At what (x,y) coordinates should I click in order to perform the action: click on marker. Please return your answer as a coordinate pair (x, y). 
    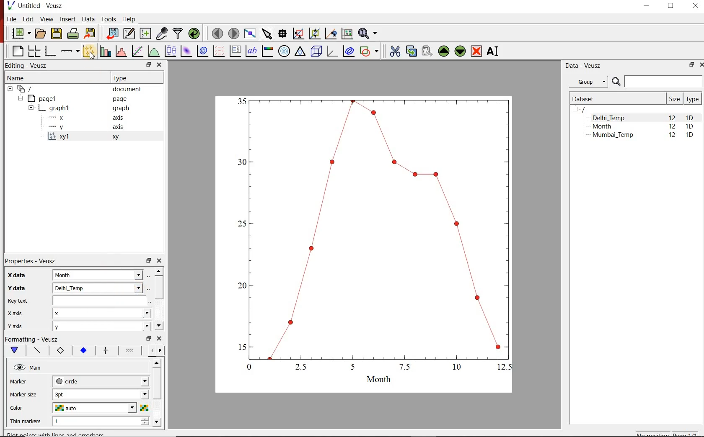
    Looking at the image, I should click on (25, 381).